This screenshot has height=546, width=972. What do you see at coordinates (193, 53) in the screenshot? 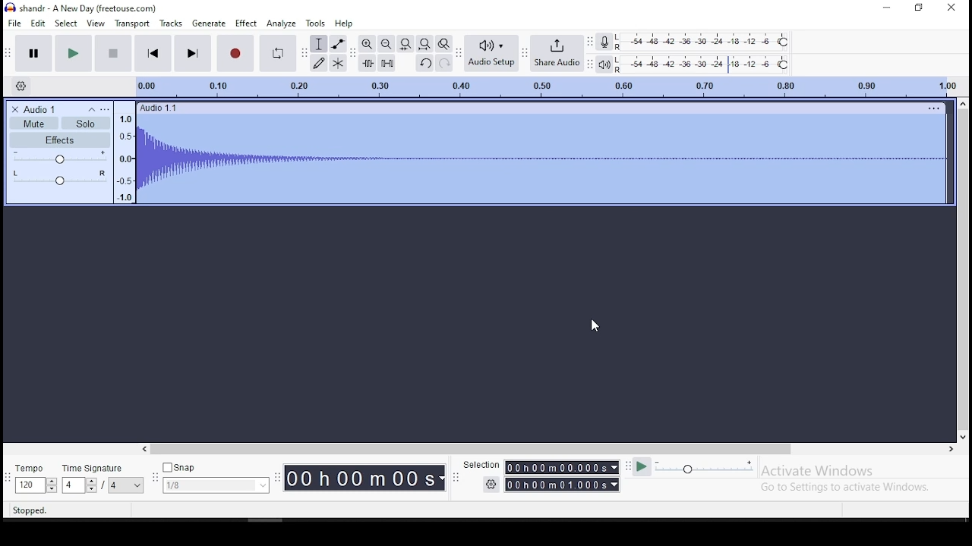
I see `skip to end` at bounding box center [193, 53].